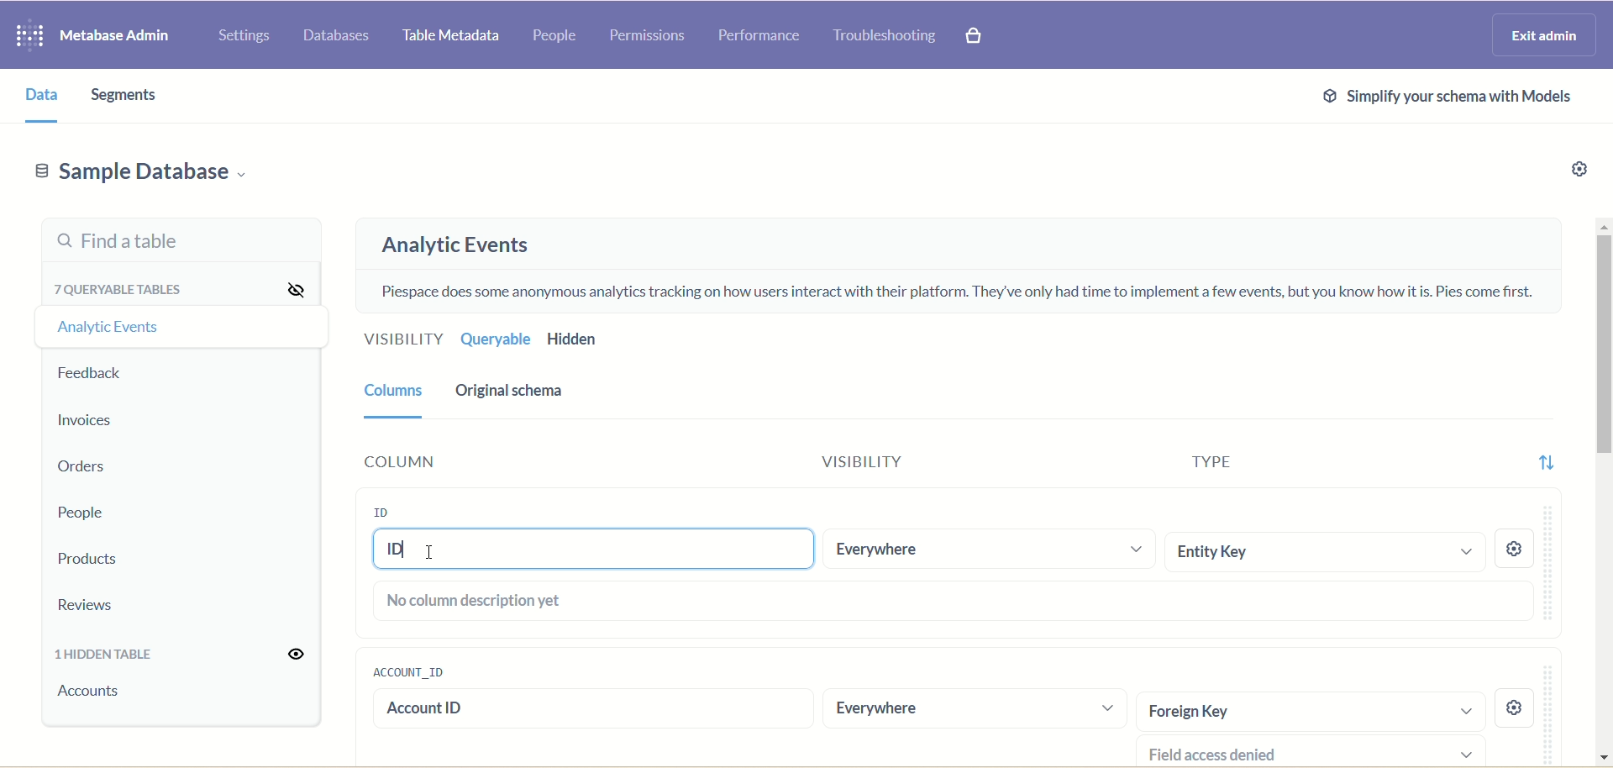 This screenshot has height=768, width=1613. What do you see at coordinates (109, 602) in the screenshot?
I see `Reviews` at bounding box center [109, 602].